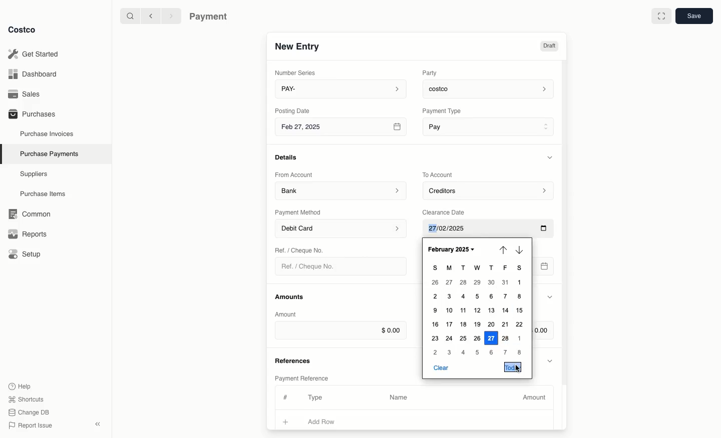 This screenshot has width=721, height=438. Describe the element at coordinates (341, 88) in the screenshot. I see `PAY-` at that location.